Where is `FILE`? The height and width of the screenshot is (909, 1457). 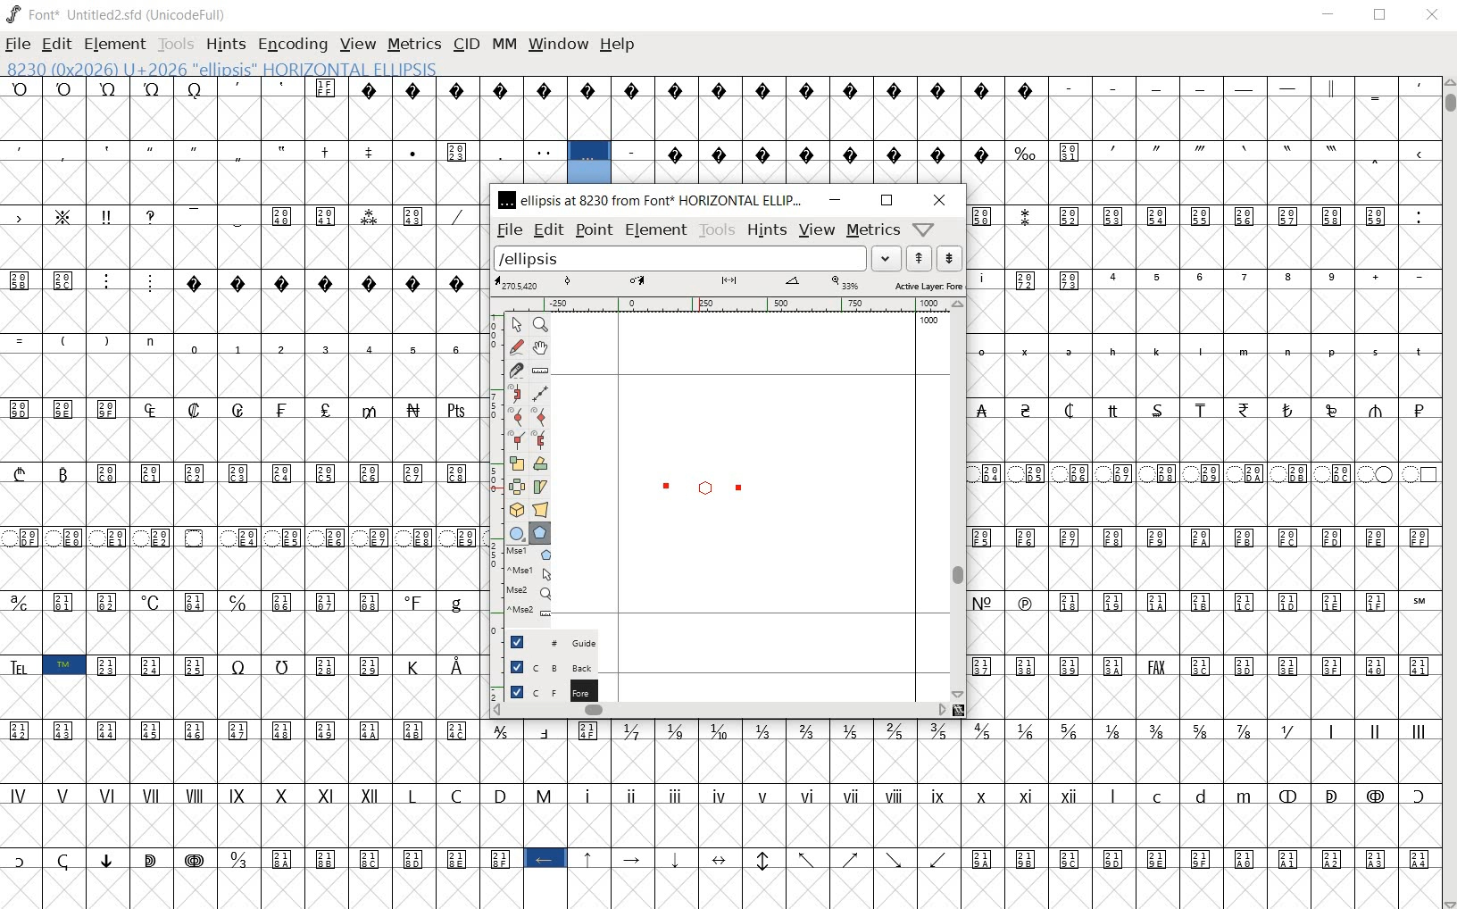
FILE is located at coordinates (18, 44).